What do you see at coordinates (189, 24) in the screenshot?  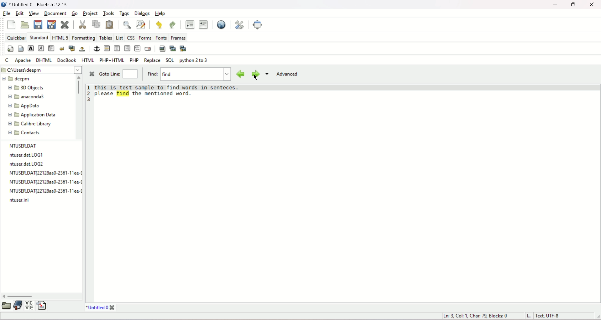 I see `unindent` at bounding box center [189, 24].